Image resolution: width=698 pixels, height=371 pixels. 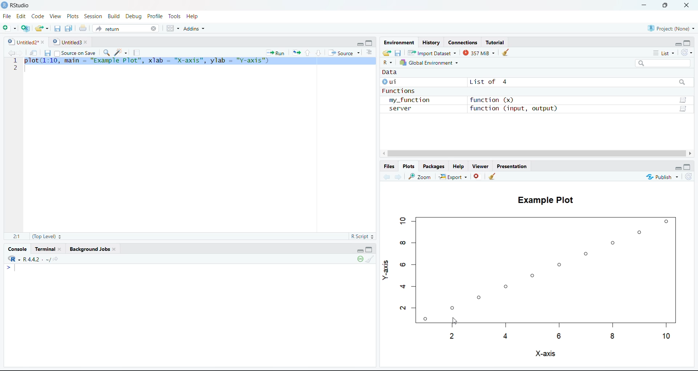 I want to click on Untitled3*, so click(x=70, y=41).